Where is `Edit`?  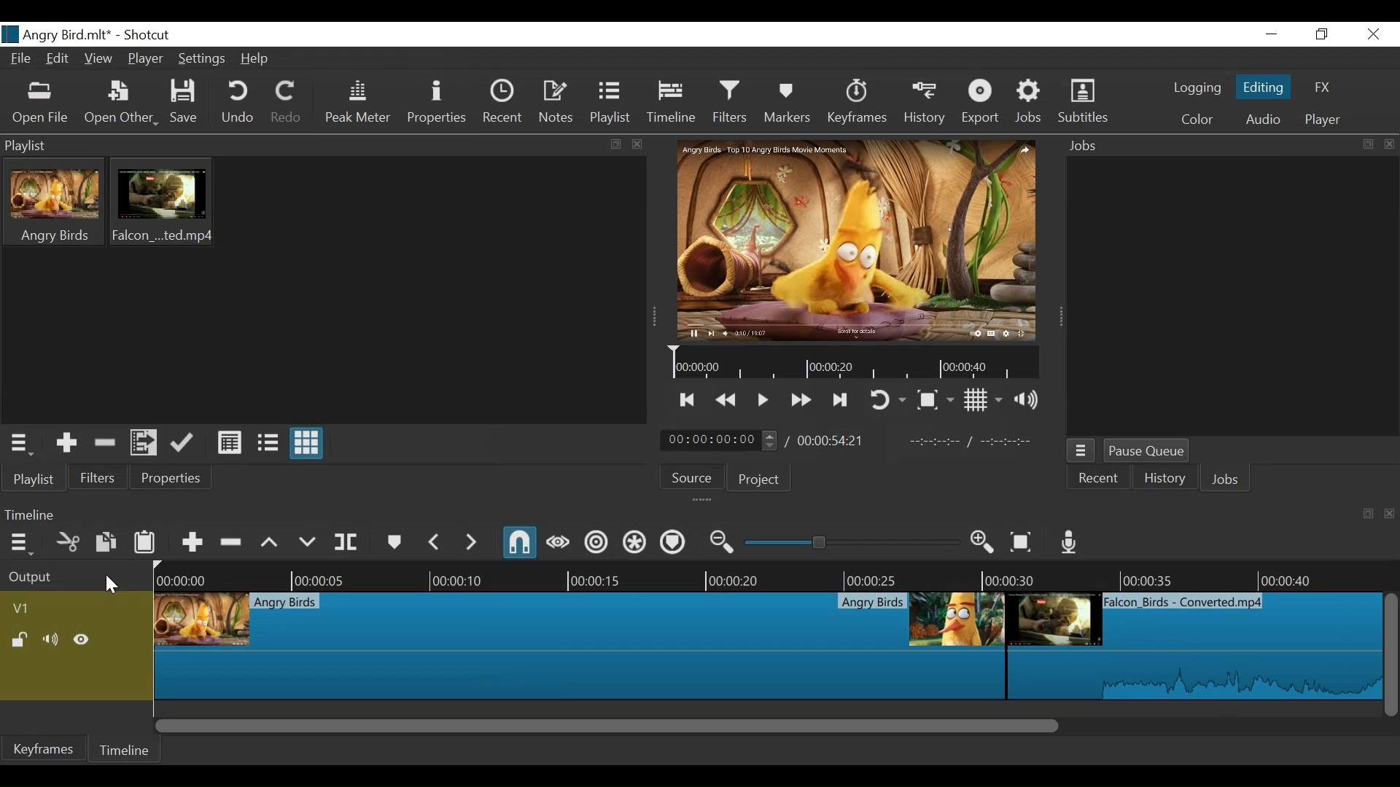 Edit is located at coordinates (58, 60).